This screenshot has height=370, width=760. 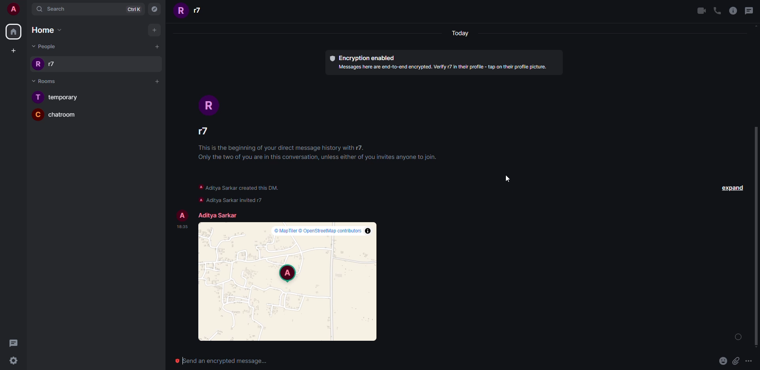 I want to click on info, so click(x=241, y=192).